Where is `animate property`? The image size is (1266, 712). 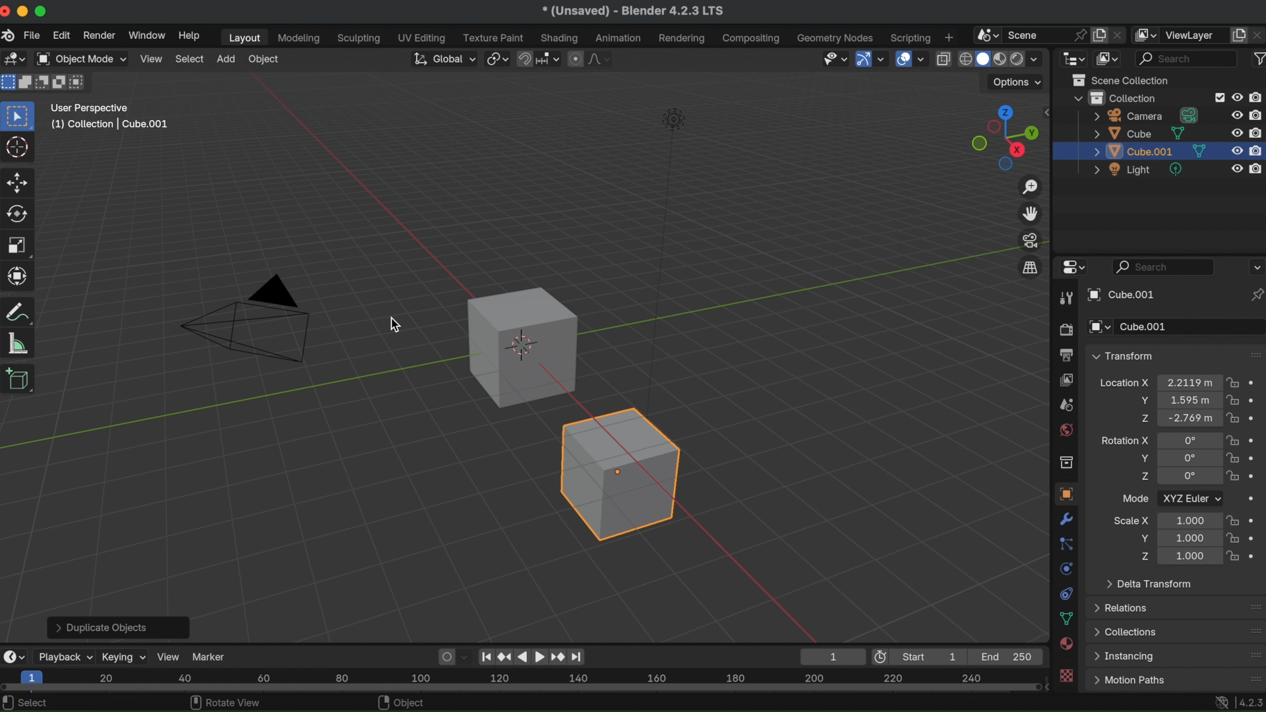 animate property is located at coordinates (1255, 537).